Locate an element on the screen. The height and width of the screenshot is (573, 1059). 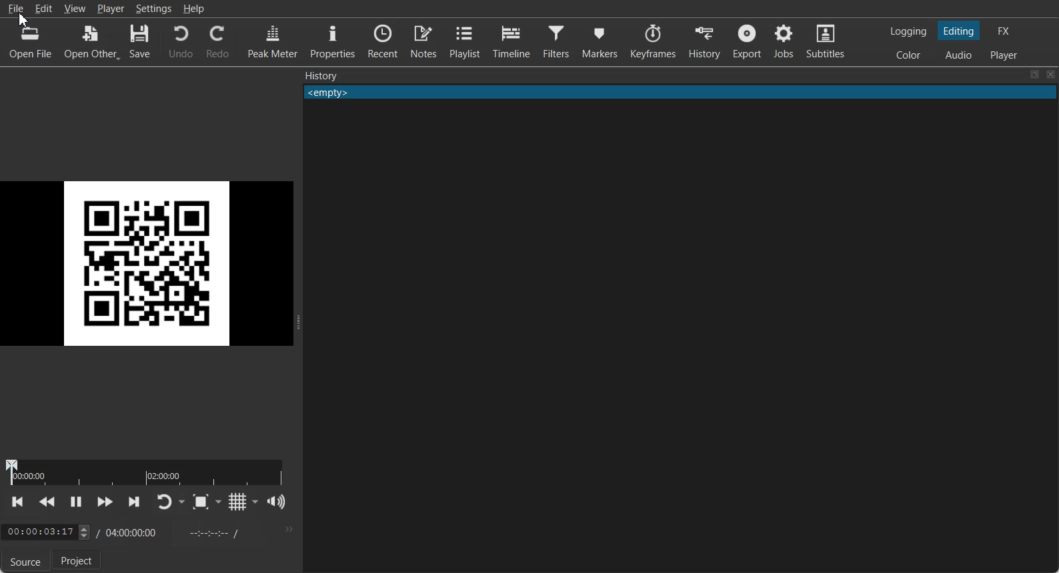
Project is located at coordinates (79, 561).